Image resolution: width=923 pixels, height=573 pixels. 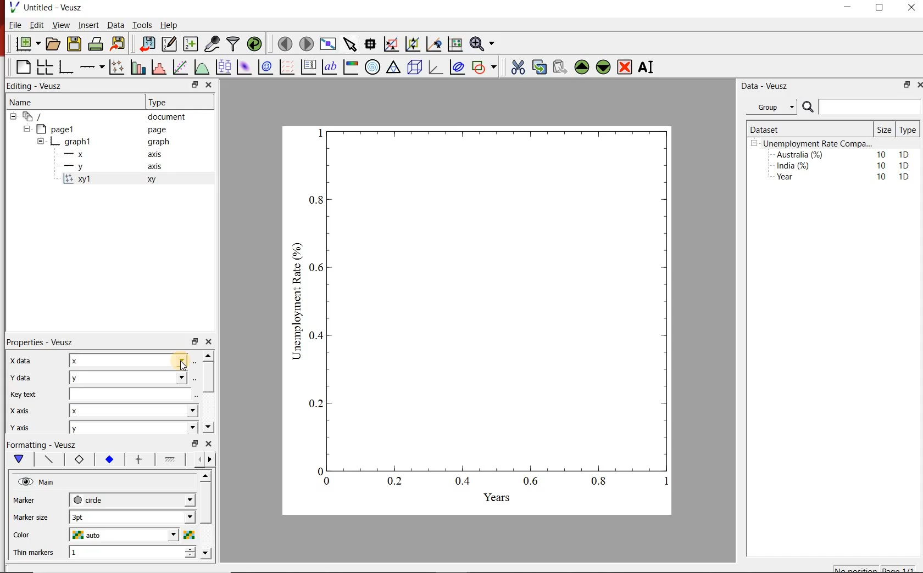 What do you see at coordinates (207, 476) in the screenshot?
I see `move up` at bounding box center [207, 476].